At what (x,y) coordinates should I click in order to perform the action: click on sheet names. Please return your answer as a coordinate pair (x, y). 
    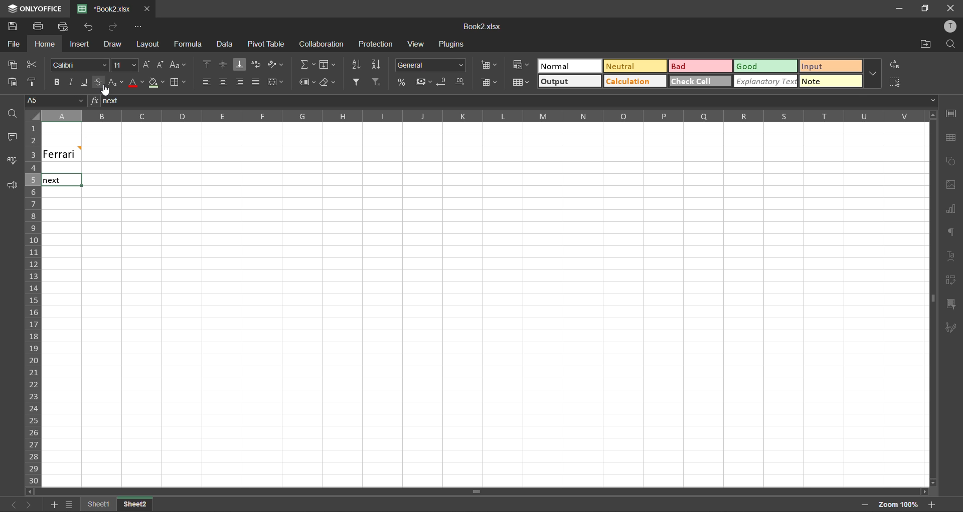
    Looking at the image, I should click on (69, 505).